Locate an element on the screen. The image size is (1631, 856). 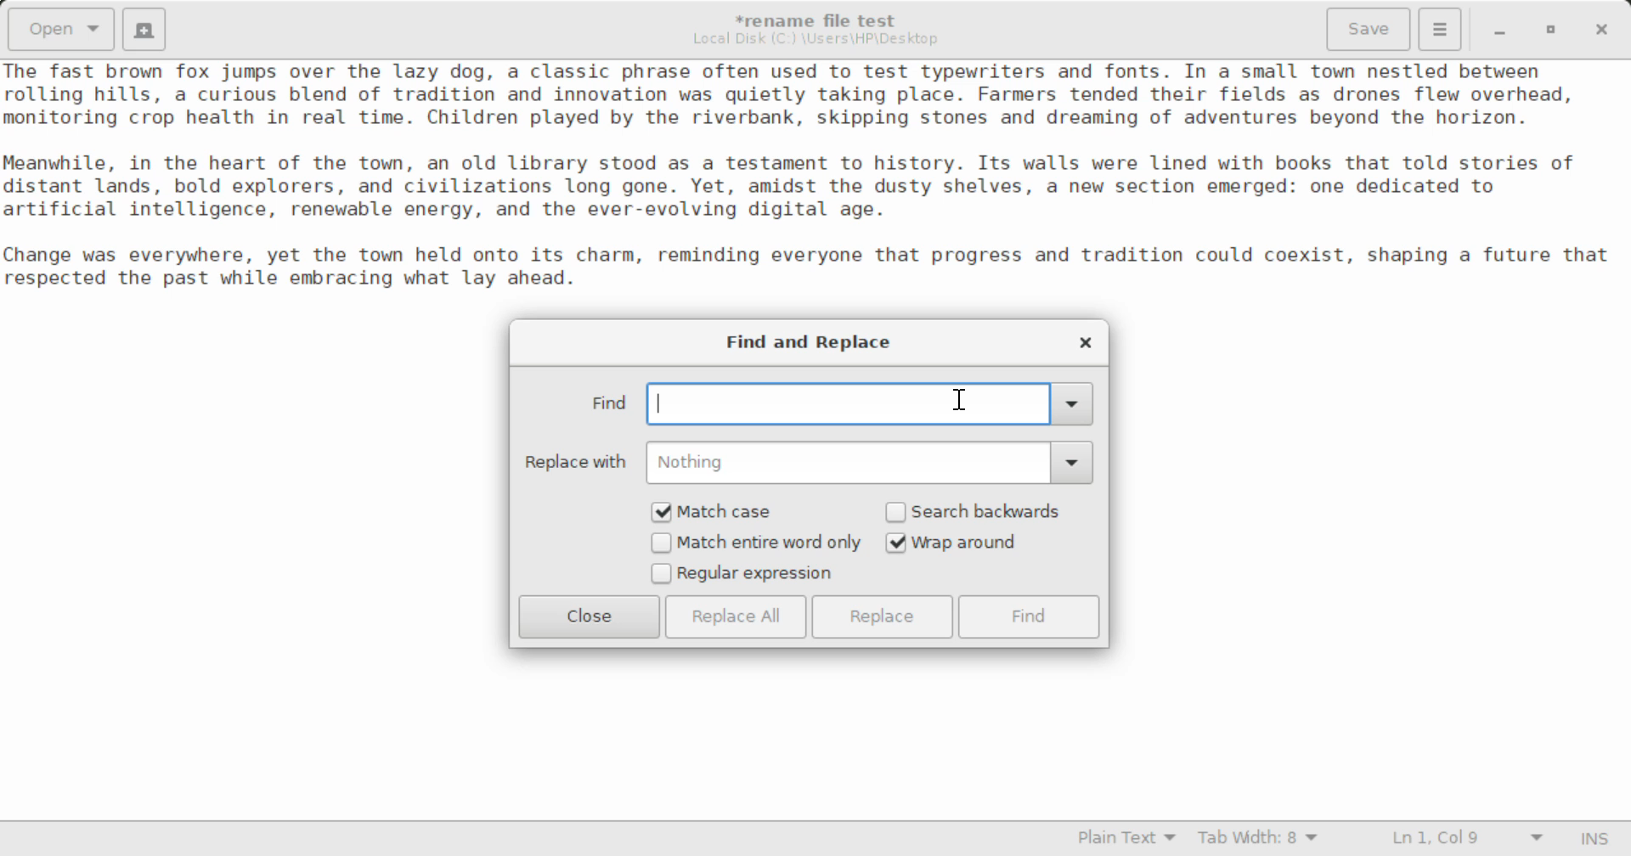
Wrap around is located at coordinates (979, 543).